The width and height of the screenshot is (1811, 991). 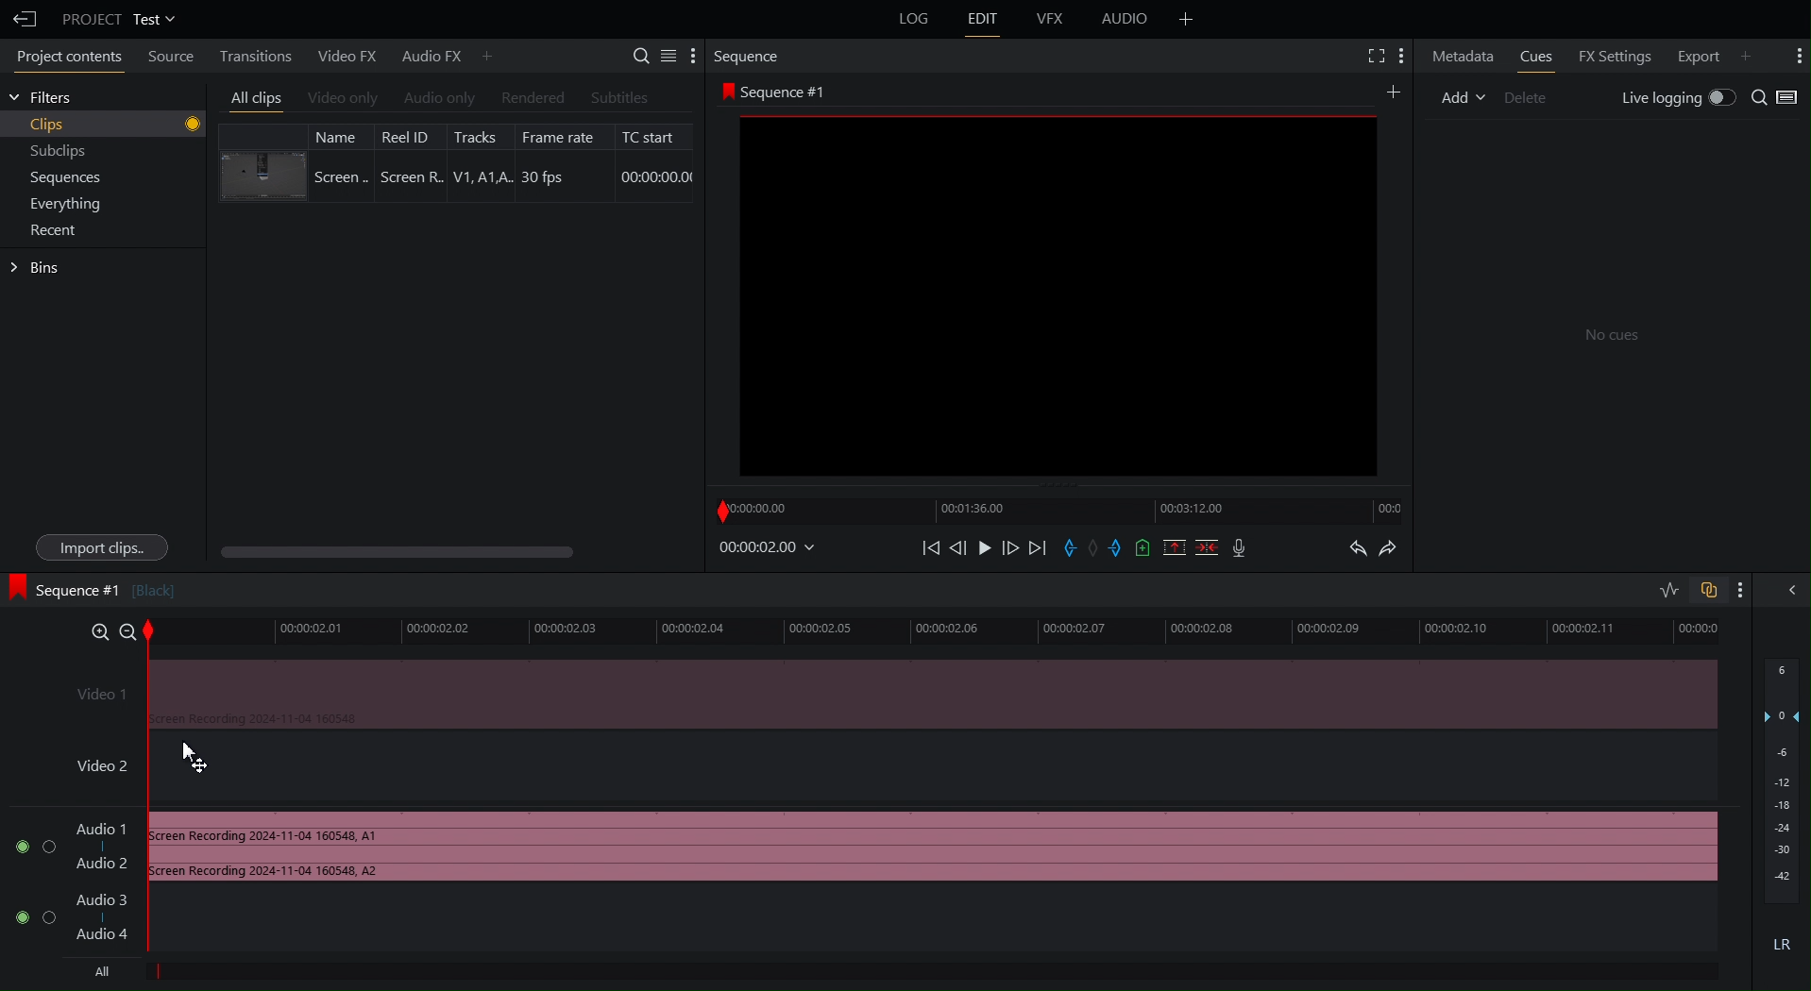 I want to click on Rendered, so click(x=529, y=97).